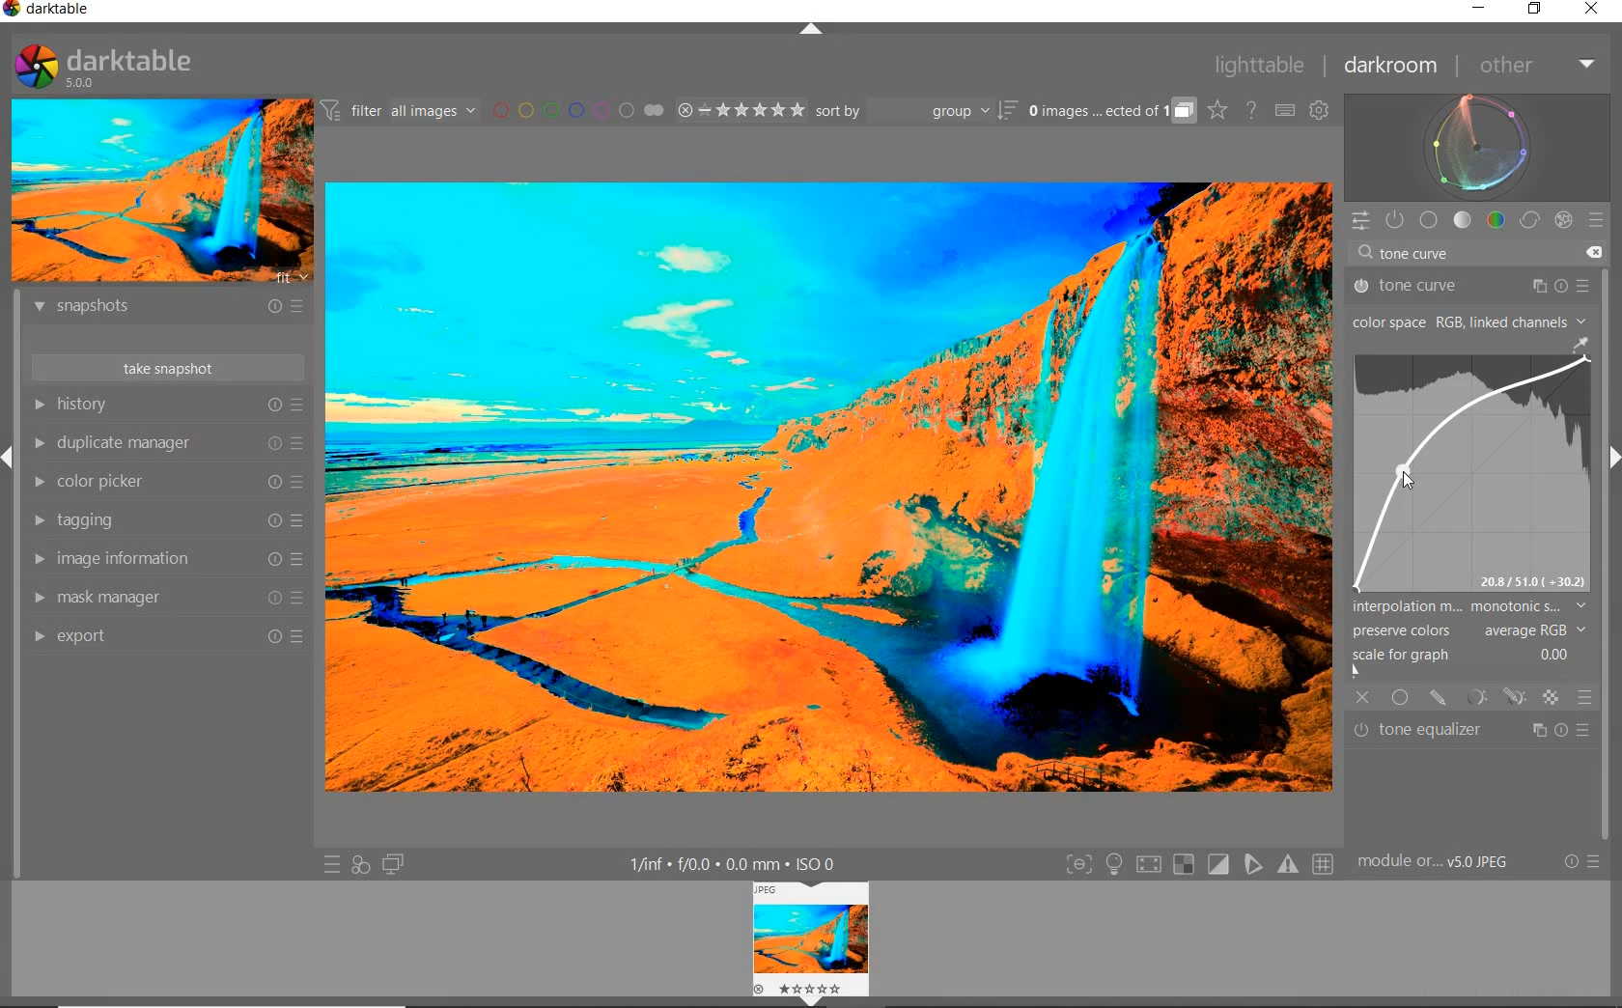 The height and width of the screenshot is (1008, 1622). What do you see at coordinates (394, 864) in the screenshot?
I see `DISPLAY A SECOND DARKROOM IMAGE WINDOW` at bounding box center [394, 864].